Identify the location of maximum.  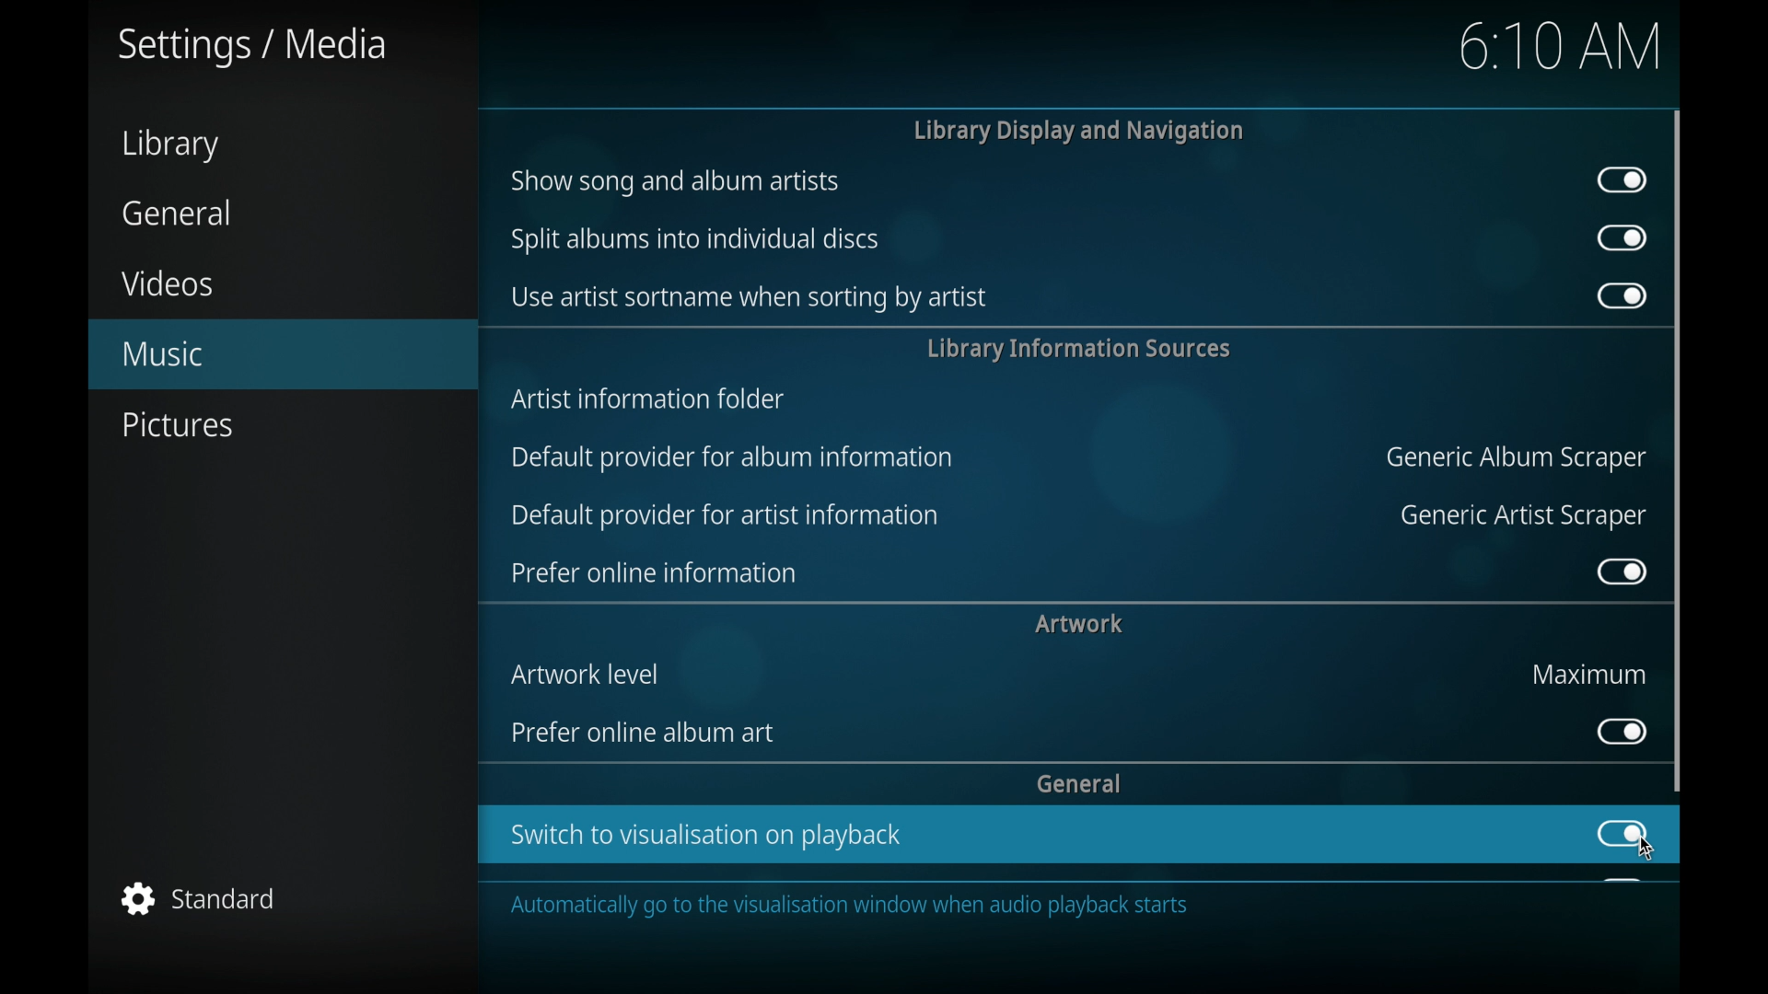
(1590, 674).